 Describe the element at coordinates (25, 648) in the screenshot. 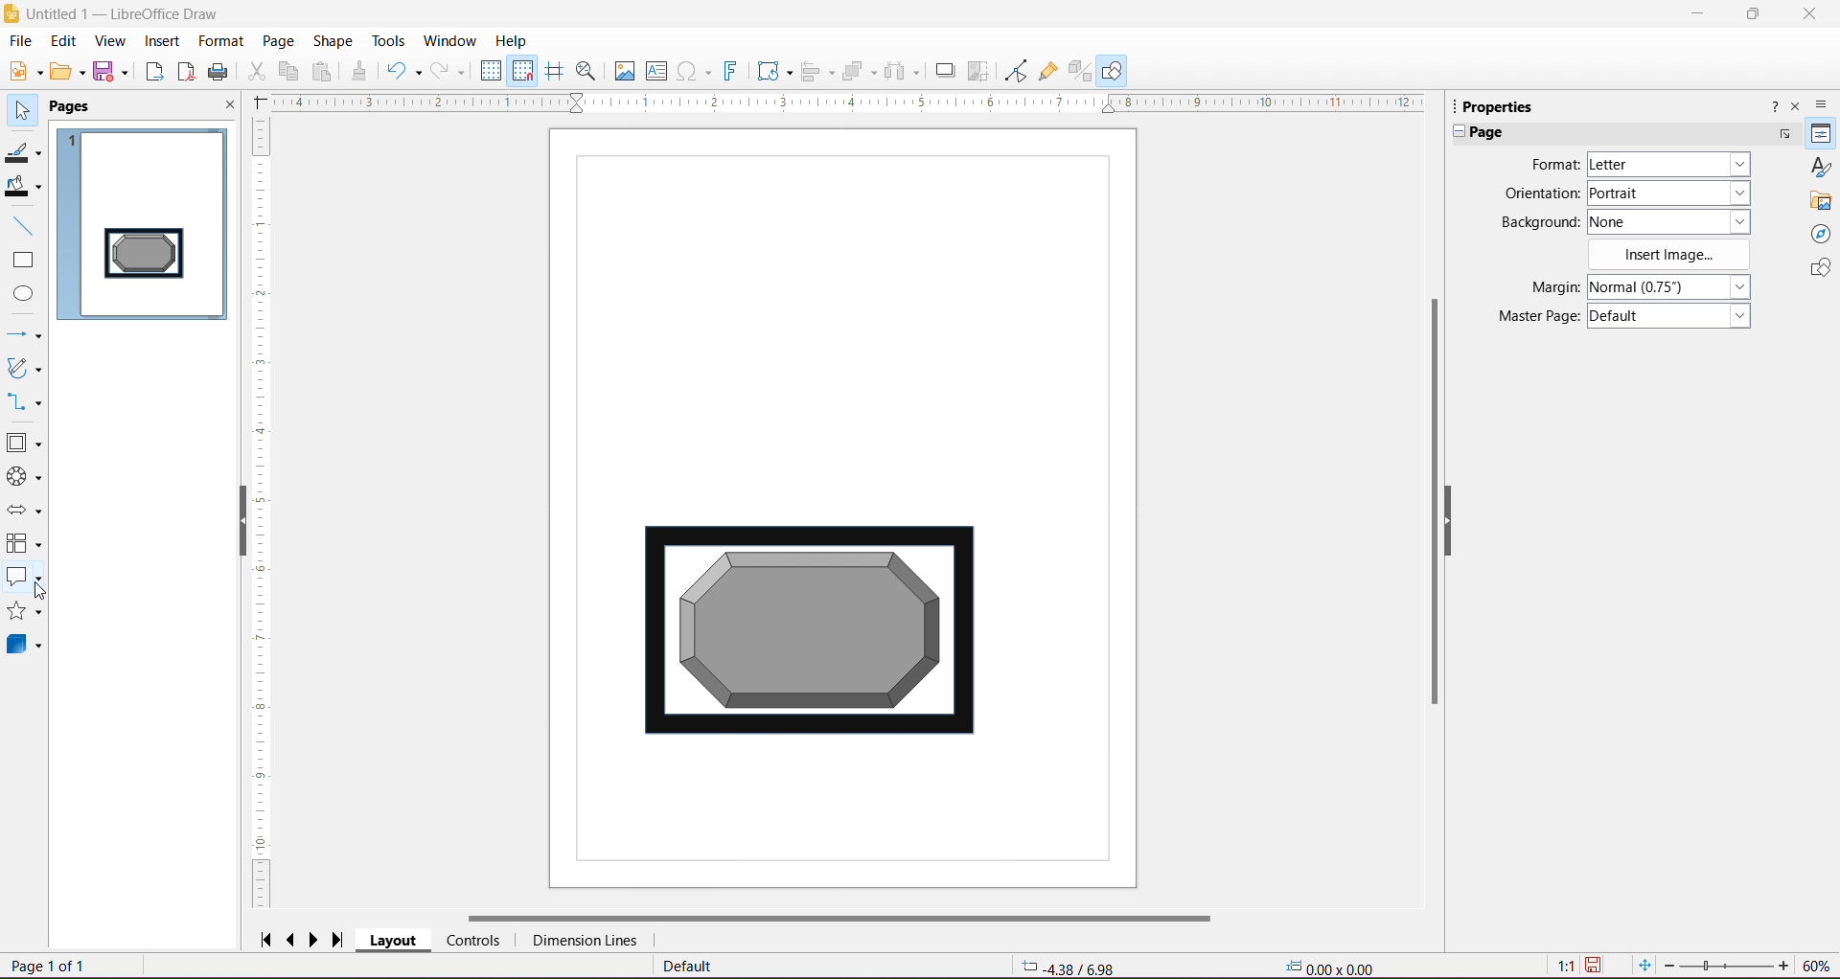

I see `3D Objects` at that location.